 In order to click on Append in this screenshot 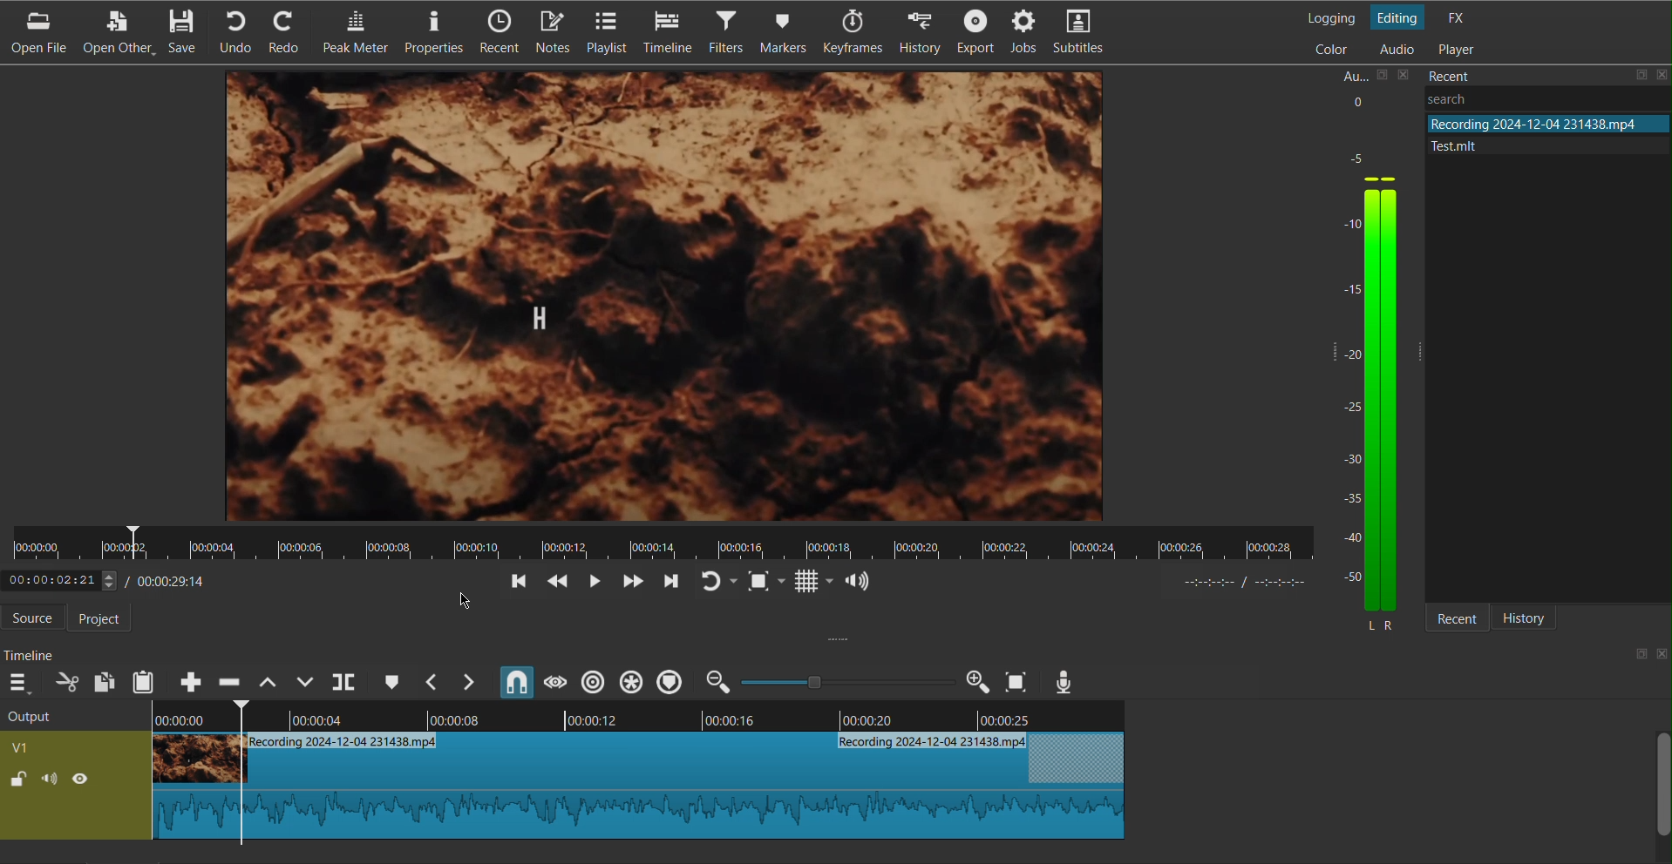, I will do `click(187, 682)`.